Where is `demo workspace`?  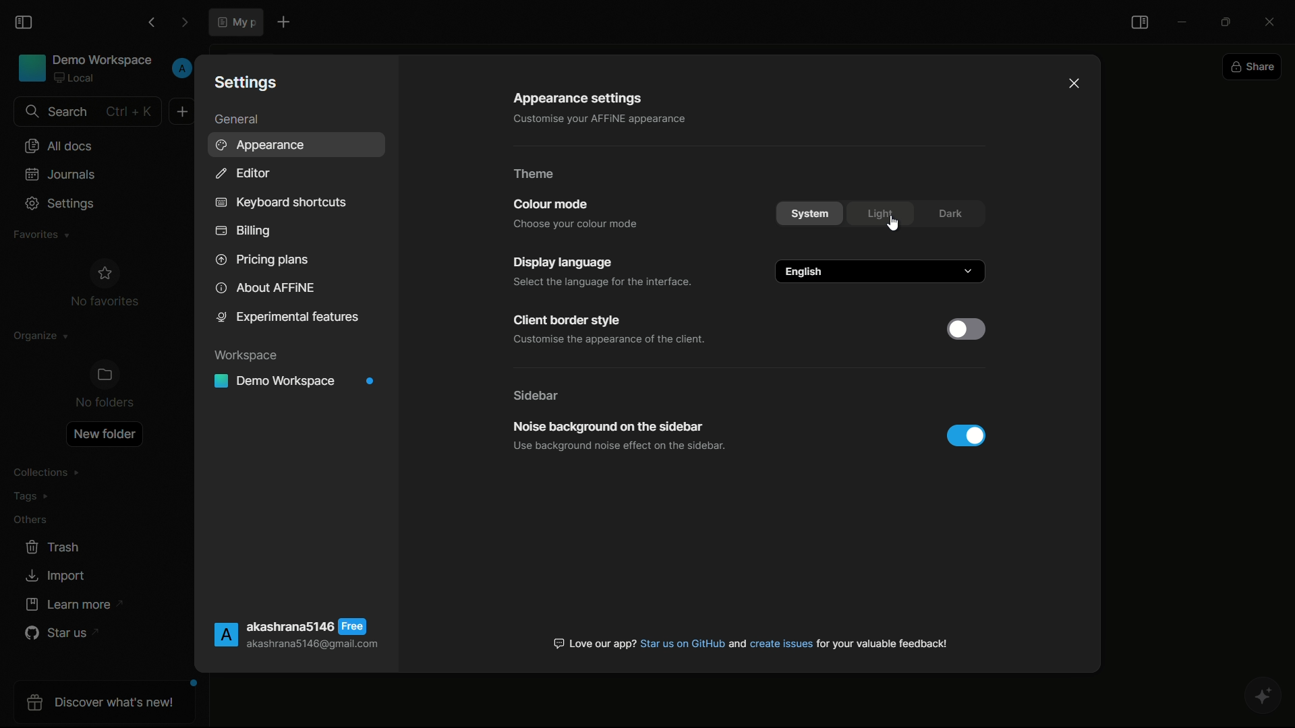
demo workspace is located at coordinates (298, 382).